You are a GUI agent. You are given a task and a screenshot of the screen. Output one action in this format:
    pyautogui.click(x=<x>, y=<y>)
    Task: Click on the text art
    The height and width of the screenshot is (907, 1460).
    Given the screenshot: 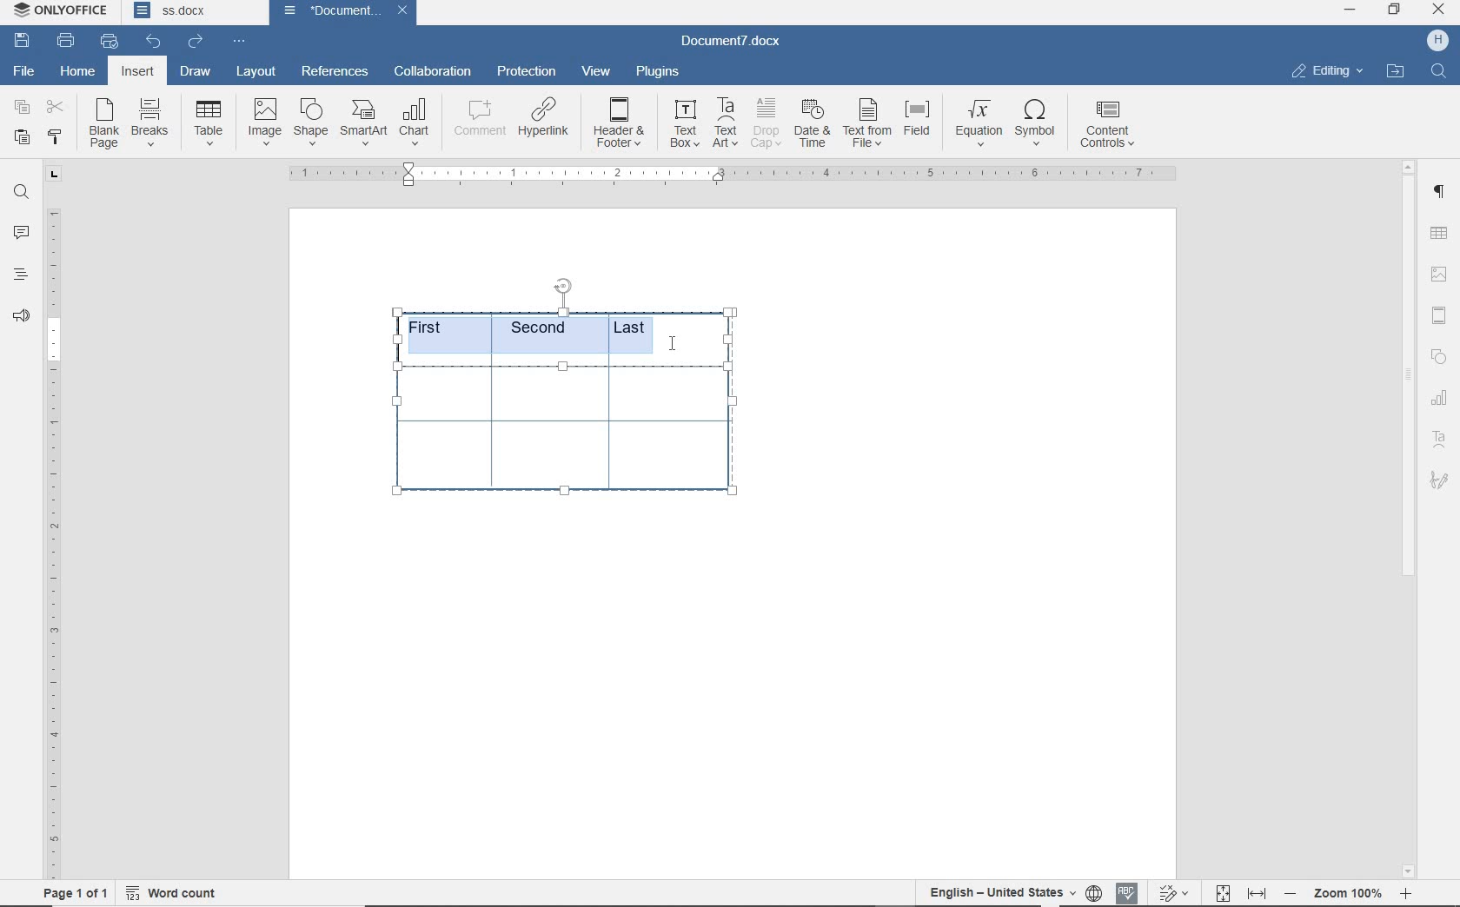 What is the action you would take?
    pyautogui.click(x=726, y=122)
    